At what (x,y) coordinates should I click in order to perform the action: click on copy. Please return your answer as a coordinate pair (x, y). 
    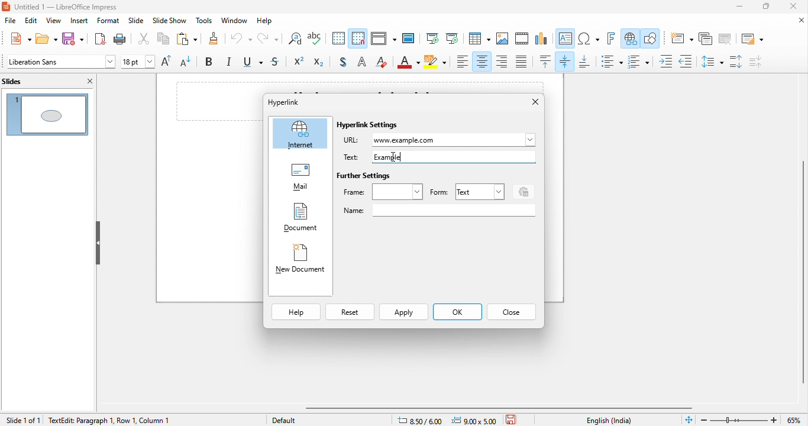
    Looking at the image, I should click on (161, 40).